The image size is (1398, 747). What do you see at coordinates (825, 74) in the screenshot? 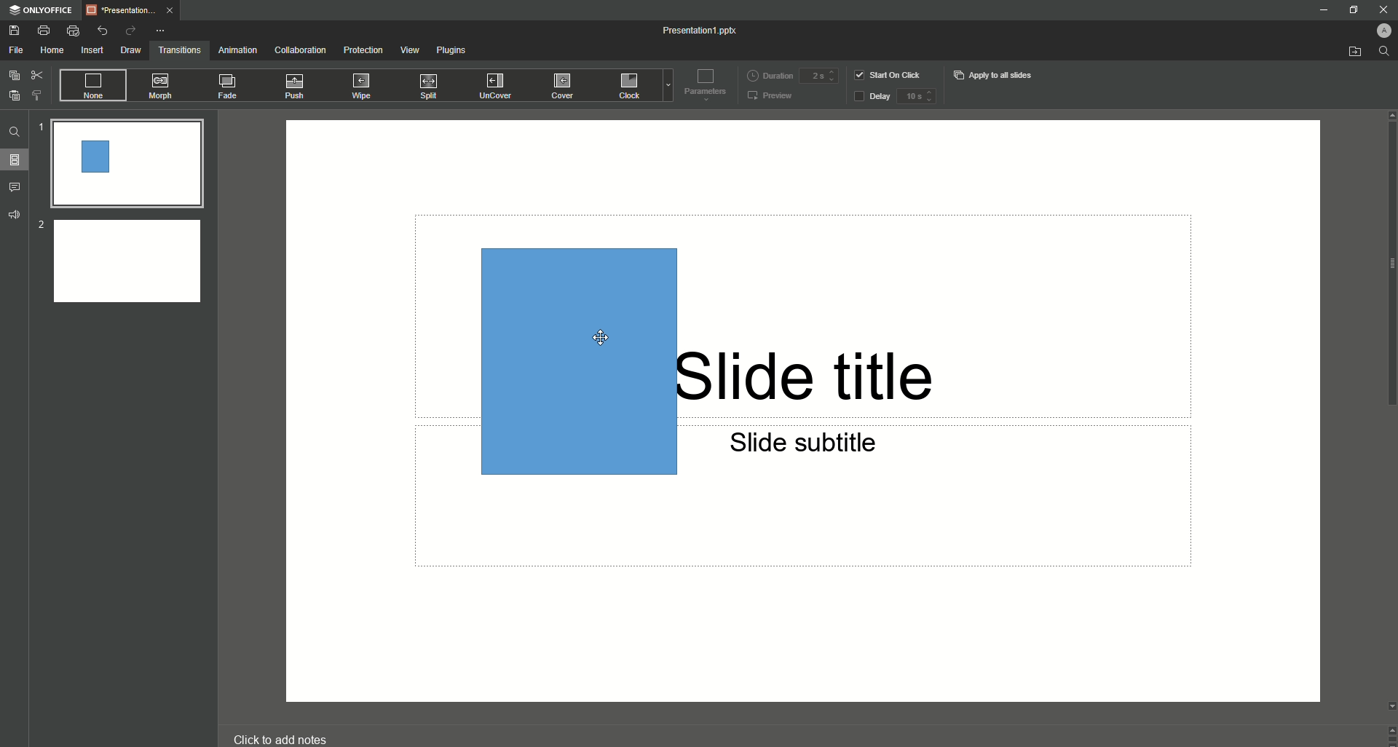
I see `Duration input` at bounding box center [825, 74].